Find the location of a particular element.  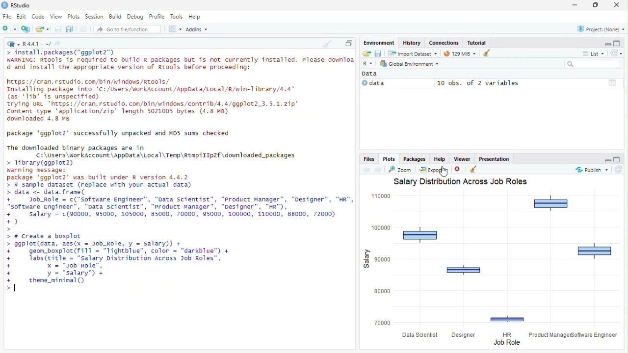

Import dataset is located at coordinates (413, 53).